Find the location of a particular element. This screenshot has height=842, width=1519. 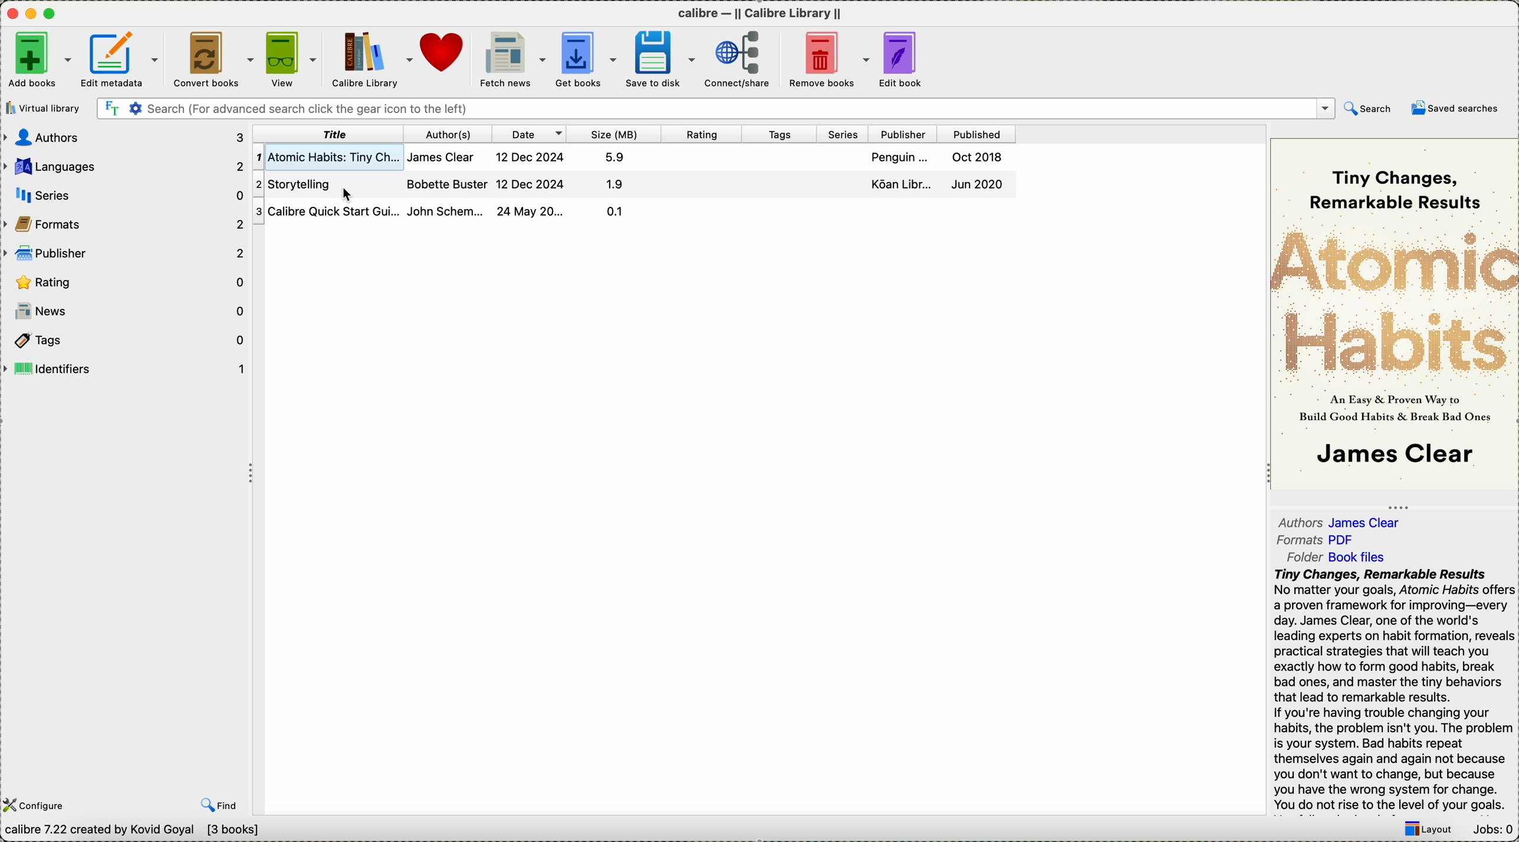

folder is located at coordinates (1342, 557).